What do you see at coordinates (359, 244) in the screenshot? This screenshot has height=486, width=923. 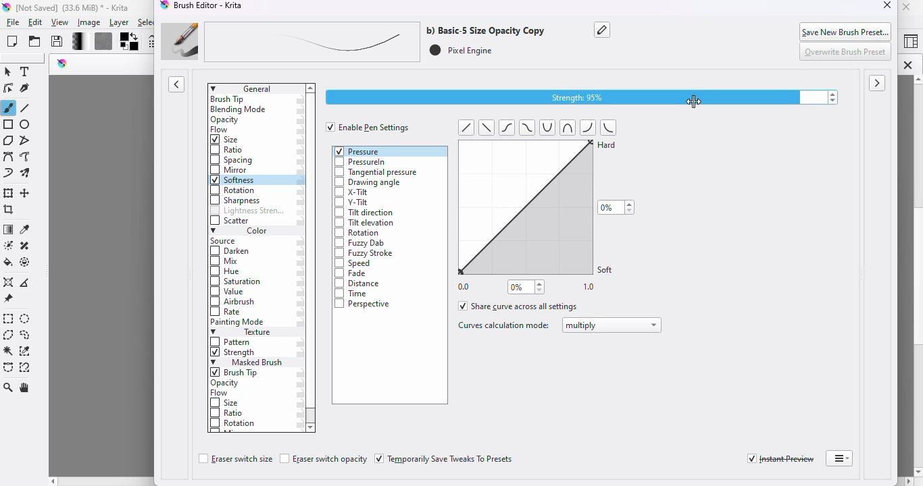 I see `fuzzy dab` at bounding box center [359, 244].